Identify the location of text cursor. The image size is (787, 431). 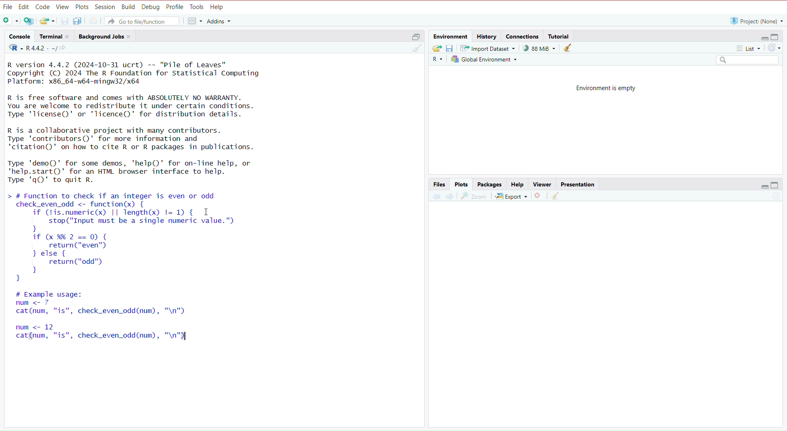
(185, 337).